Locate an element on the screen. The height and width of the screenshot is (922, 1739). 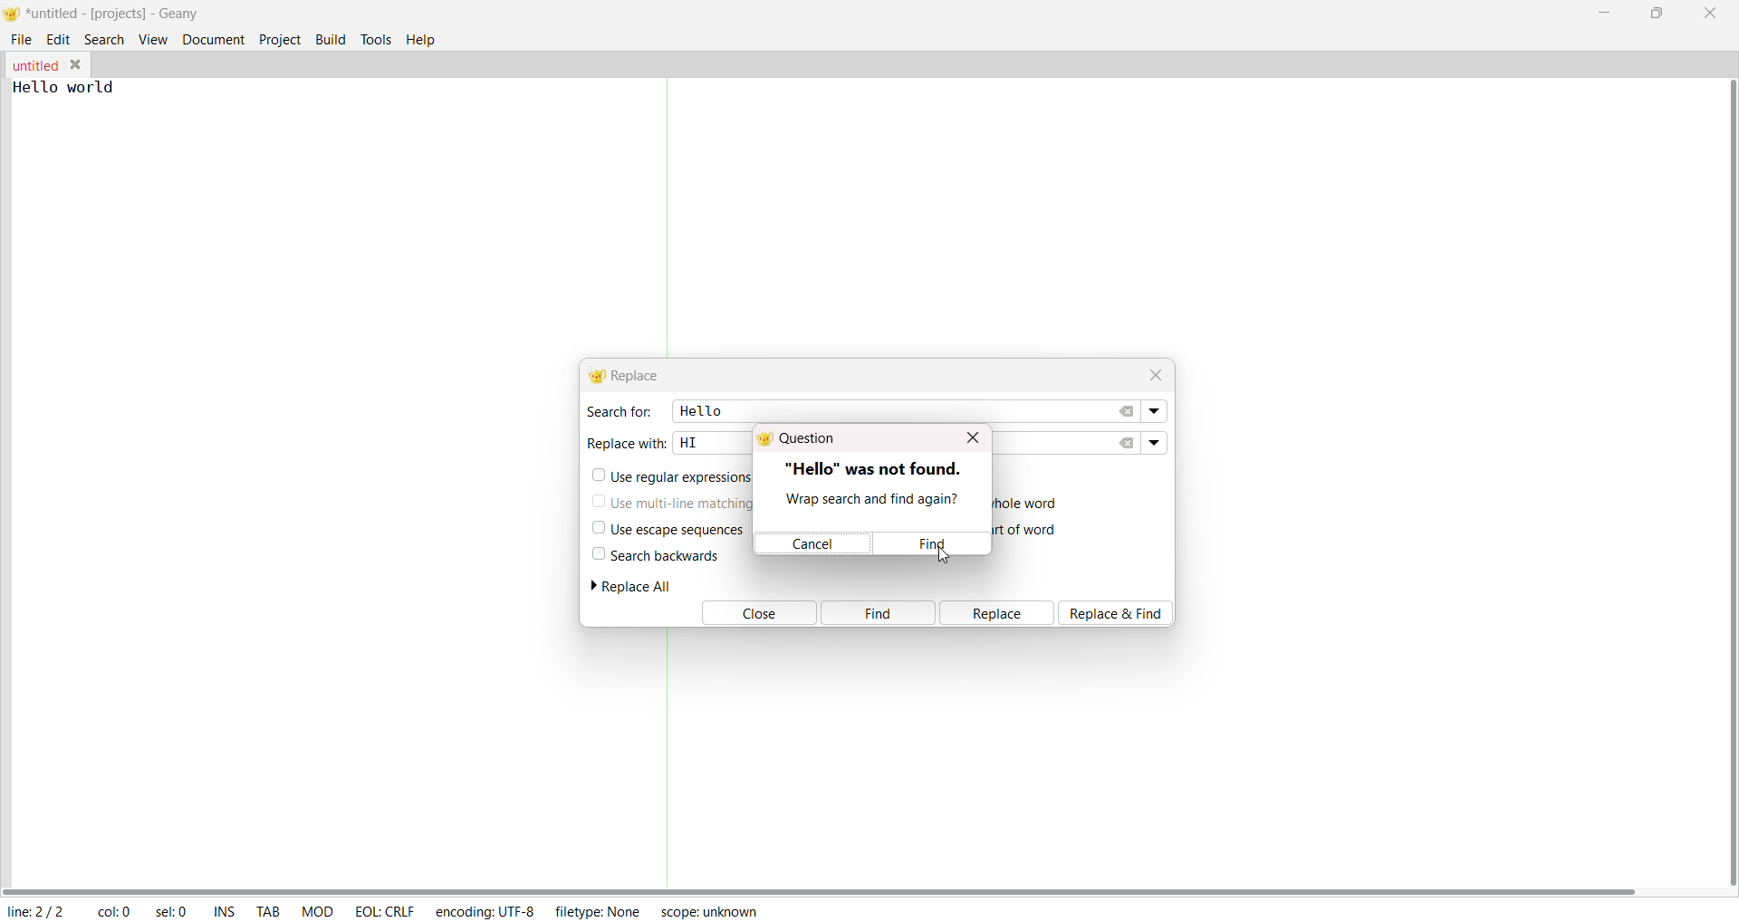
tab name is located at coordinates (34, 65).